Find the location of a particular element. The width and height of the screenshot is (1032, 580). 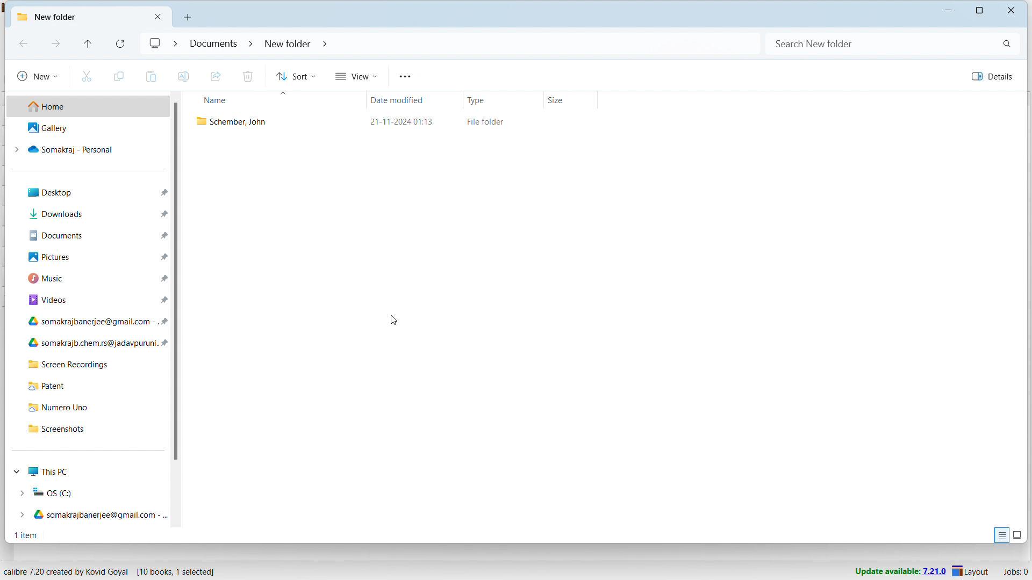

screen recordings is located at coordinates (76, 362).